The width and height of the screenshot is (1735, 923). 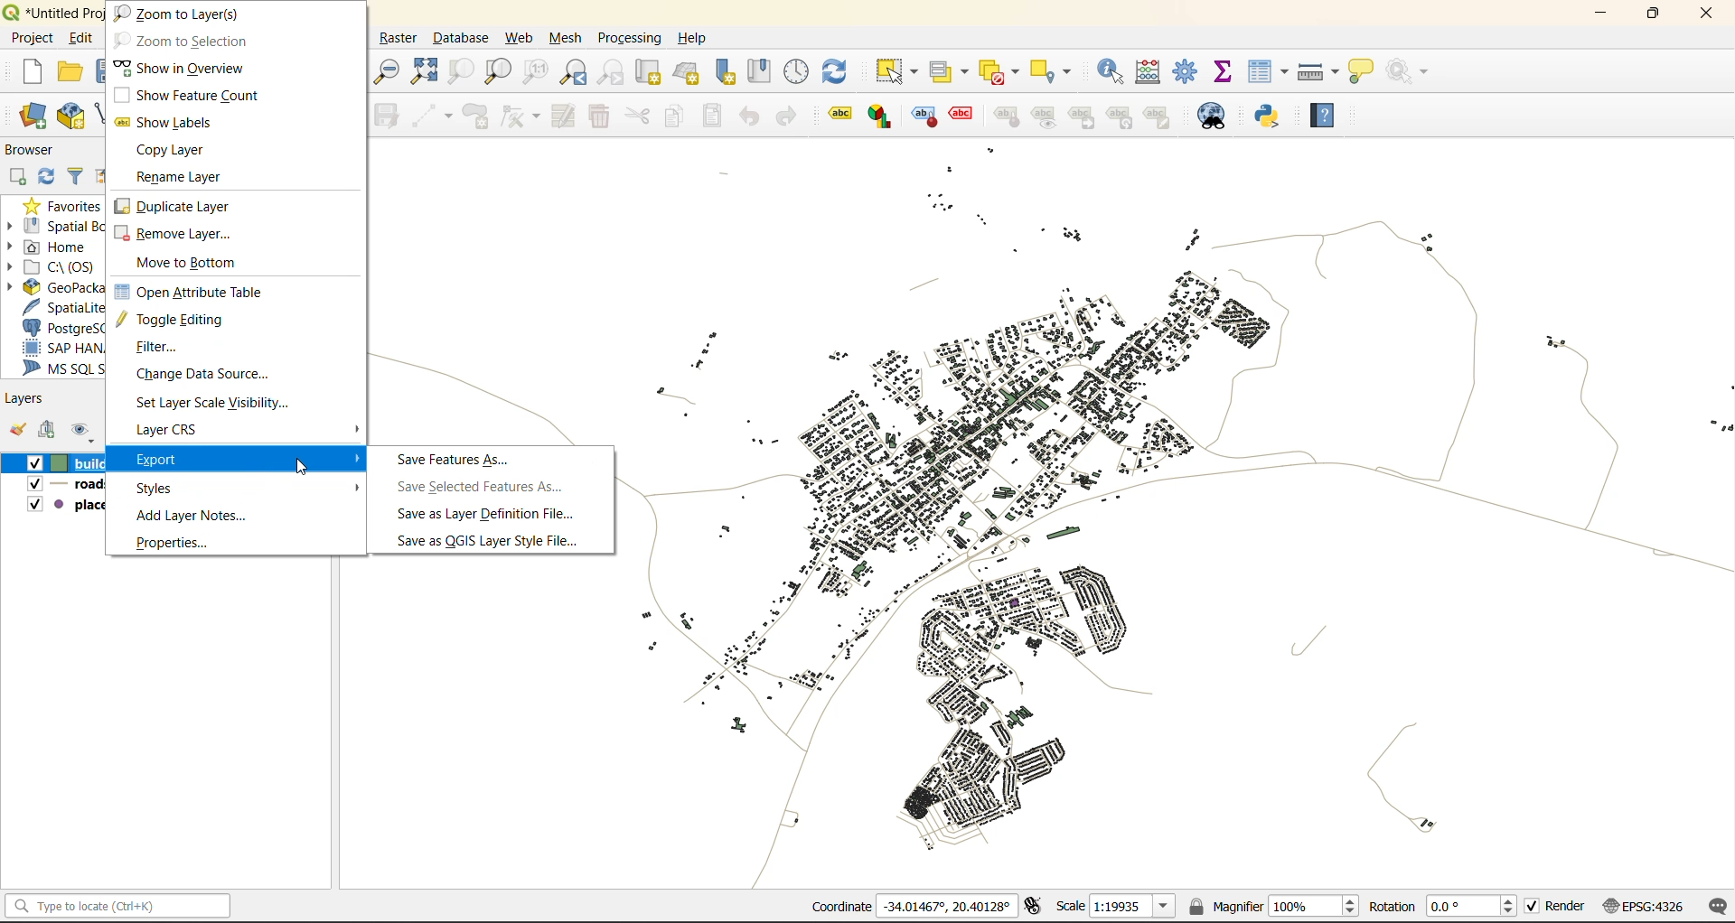 I want to click on save features as, so click(x=463, y=459).